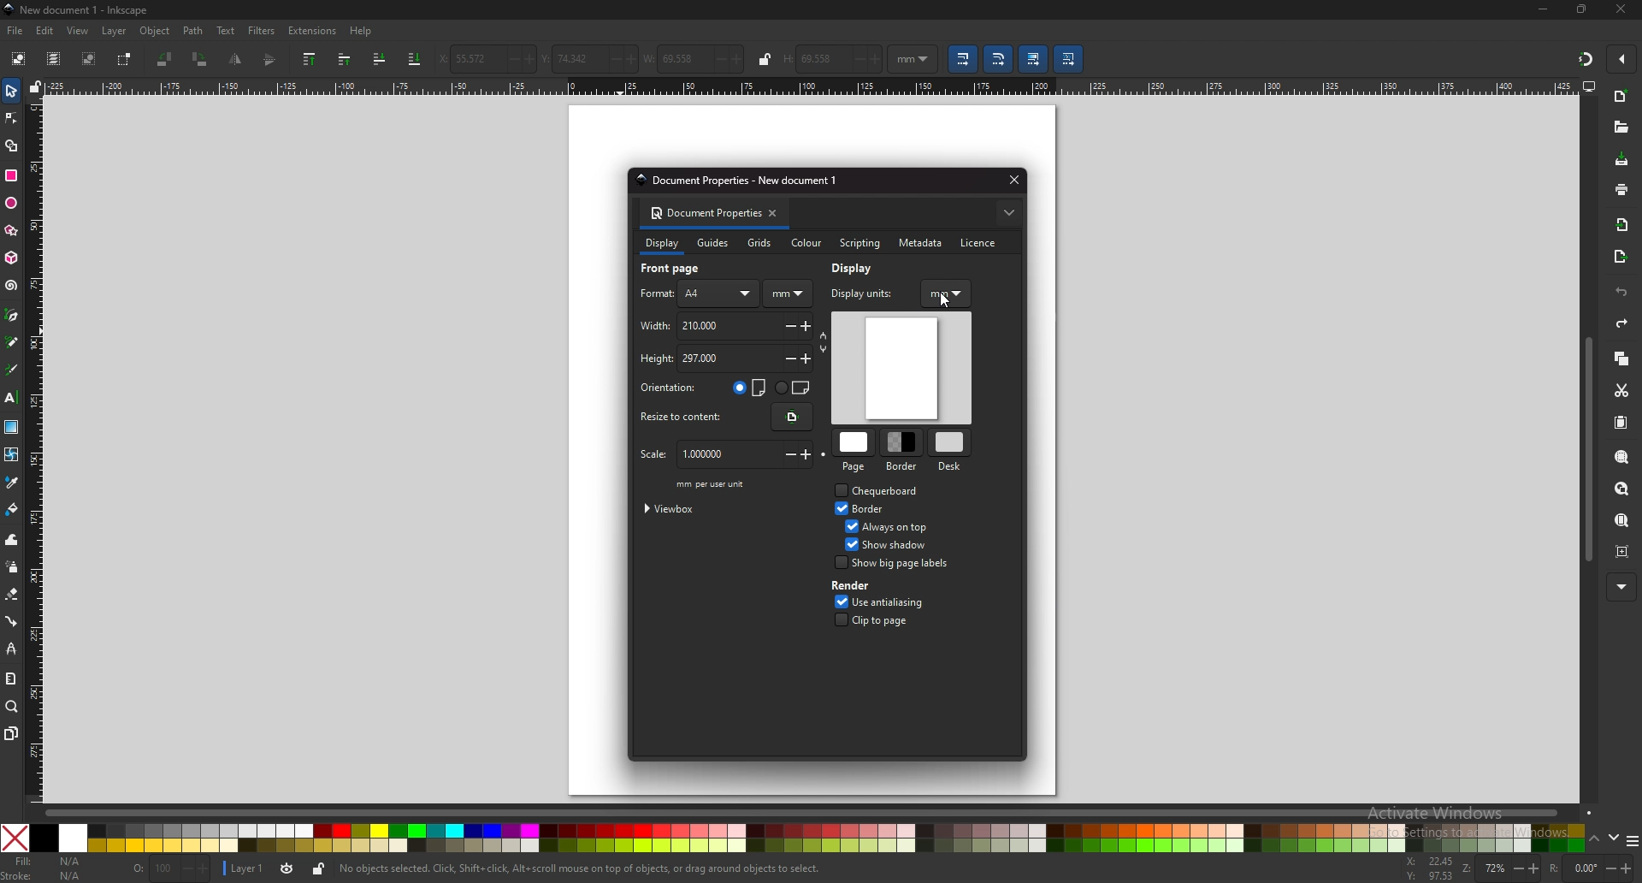 This screenshot has width=1642, height=883. What do you see at coordinates (605, 59) in the screenshot?
I see `-` at bounding box center [605, 59].